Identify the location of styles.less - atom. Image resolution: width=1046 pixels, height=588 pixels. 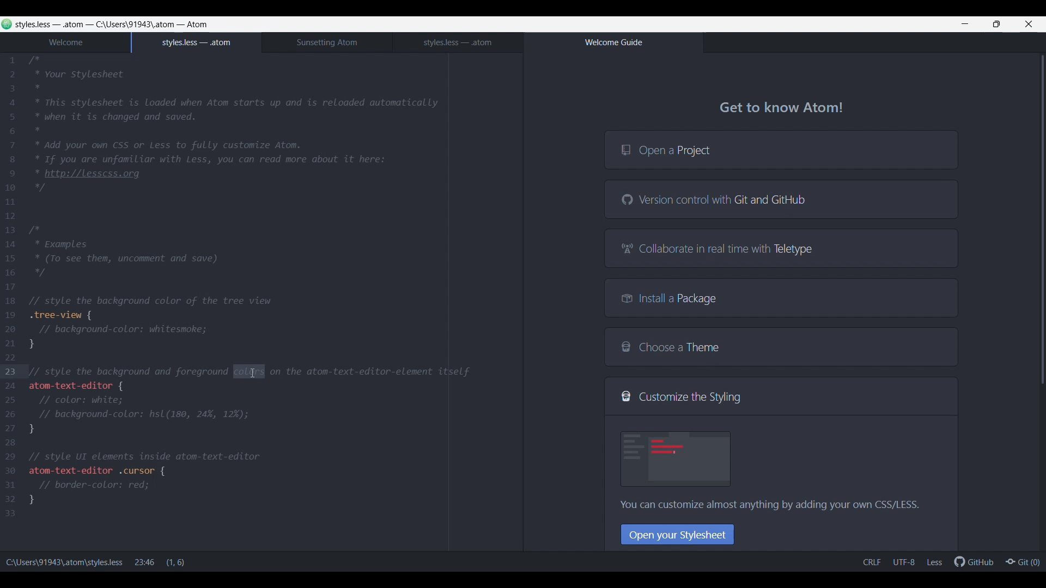
(53, 24).